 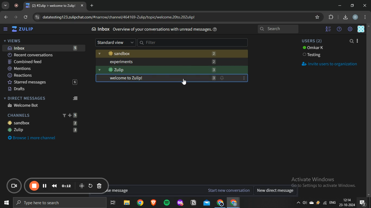 I want to click on icon, so click(x=82, y=186).